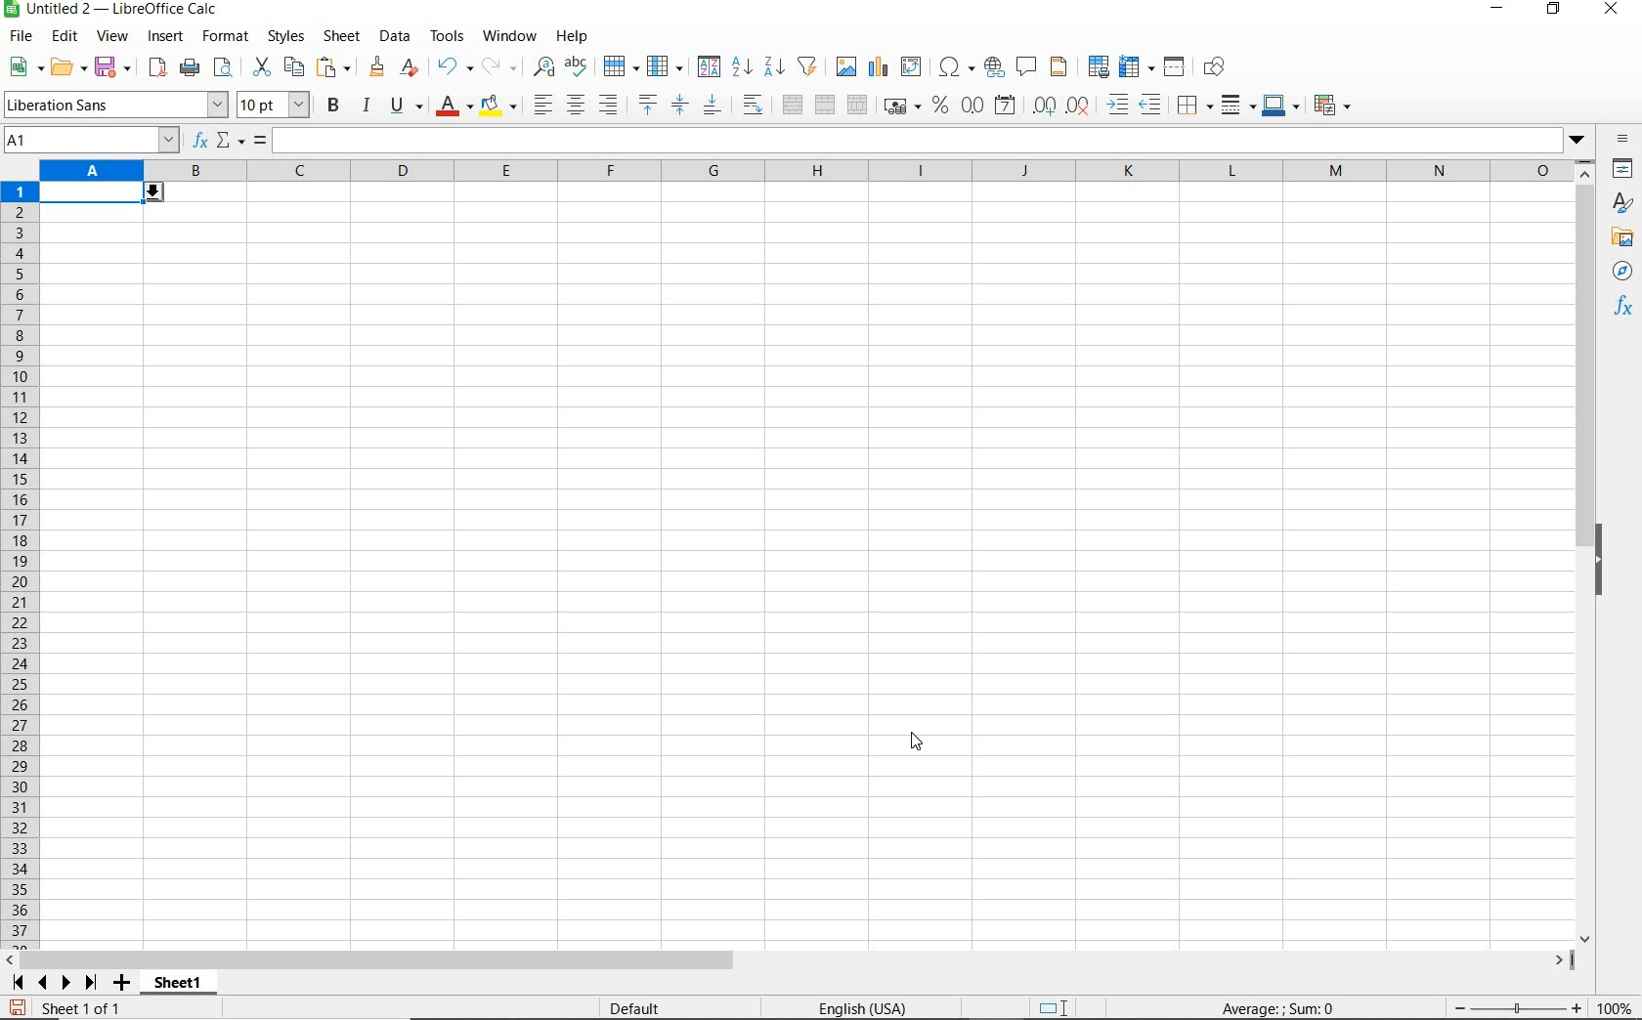 This screenshot has height=1020, width=1642. What do you see at coordinates (1007, 105) in the screenshot?
I see `format as date` at bounding box center [1007, 105].